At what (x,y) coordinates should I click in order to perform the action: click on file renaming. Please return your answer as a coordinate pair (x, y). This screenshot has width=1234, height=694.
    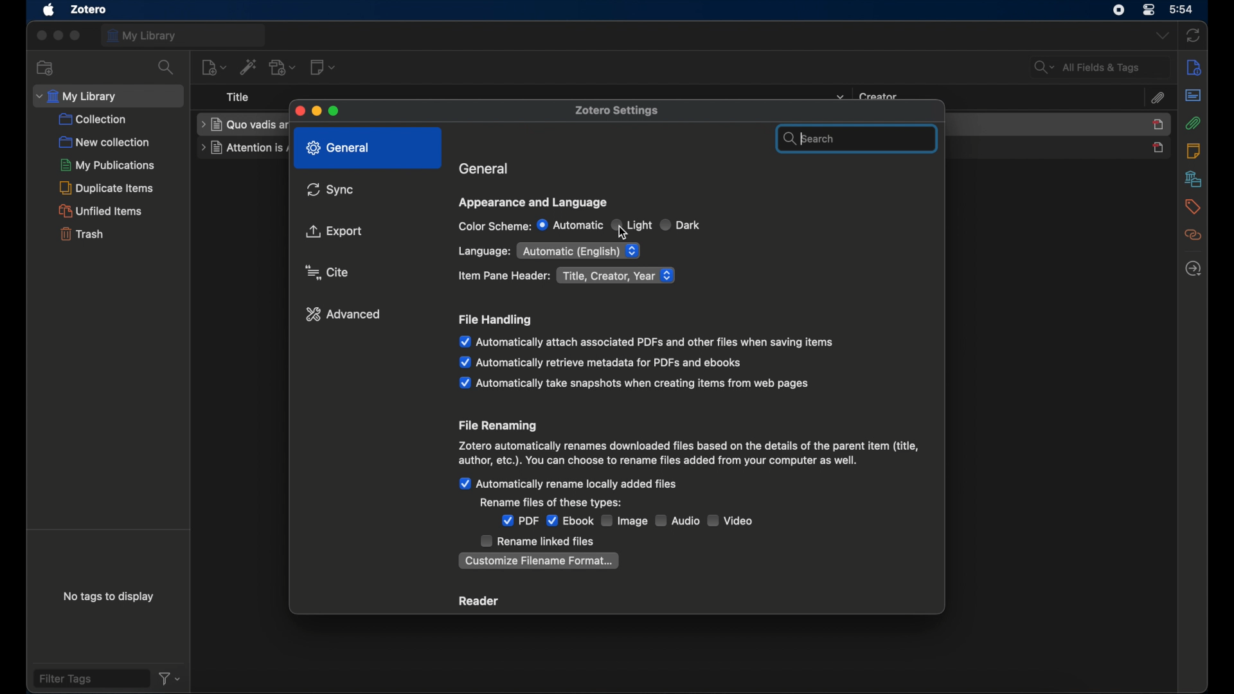
    Looking at the image, I should click on (499, 425).